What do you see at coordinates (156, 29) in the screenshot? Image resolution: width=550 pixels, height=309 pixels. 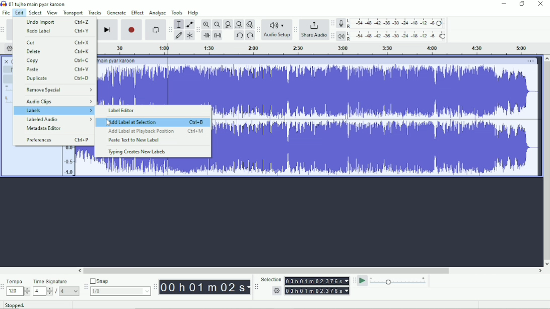 I see `Enable looping` at bounding box center [156, 29].